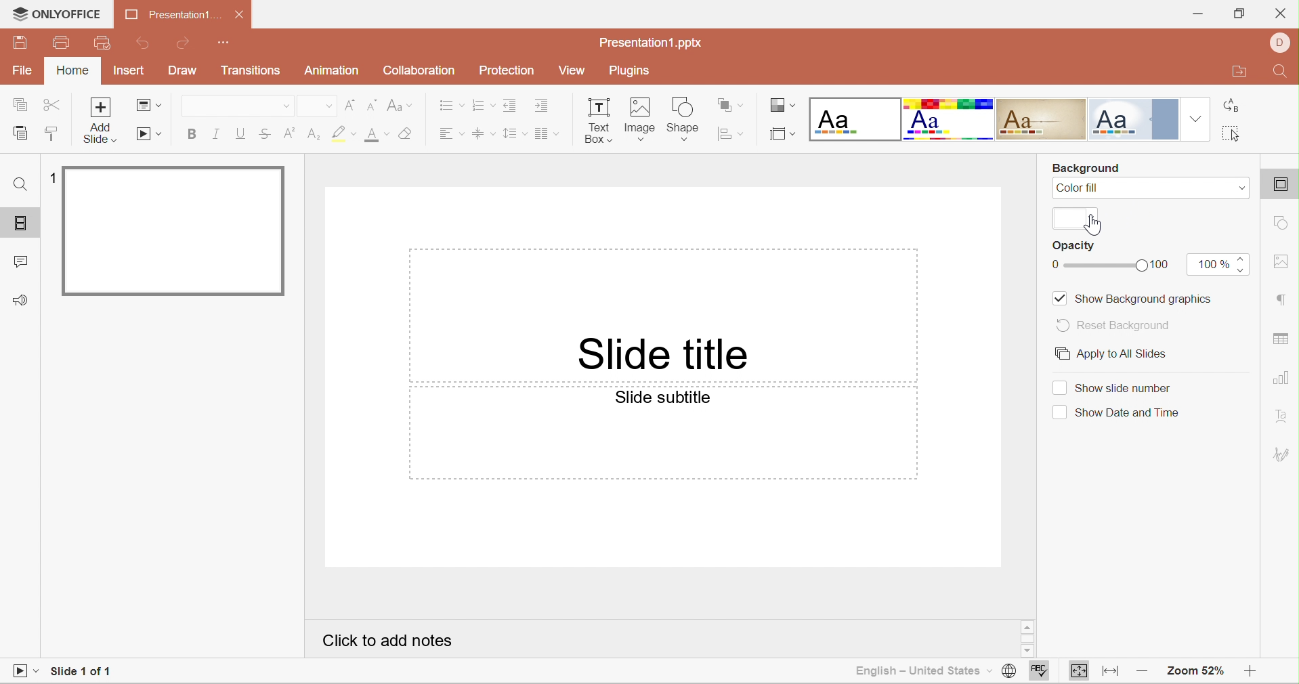  What do you see at coordinates (1282, 378) in the screenshot?
I see `chart settings` at bounding box center [1282, 378].